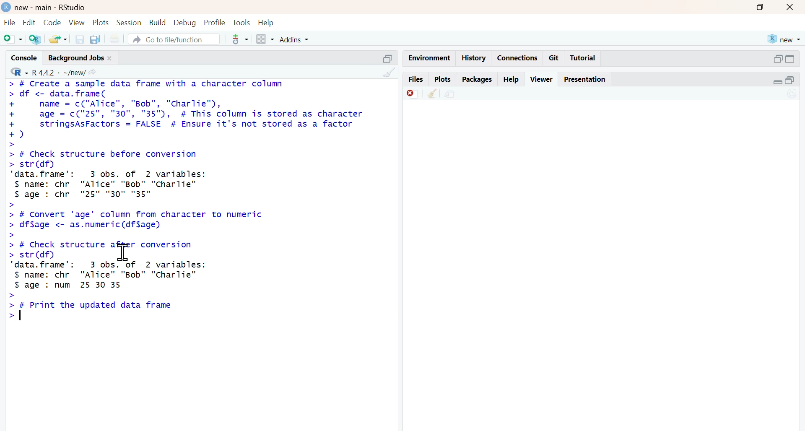 This screenshot has height=431, width=805. I want to click on share icon, so click(92, 73).